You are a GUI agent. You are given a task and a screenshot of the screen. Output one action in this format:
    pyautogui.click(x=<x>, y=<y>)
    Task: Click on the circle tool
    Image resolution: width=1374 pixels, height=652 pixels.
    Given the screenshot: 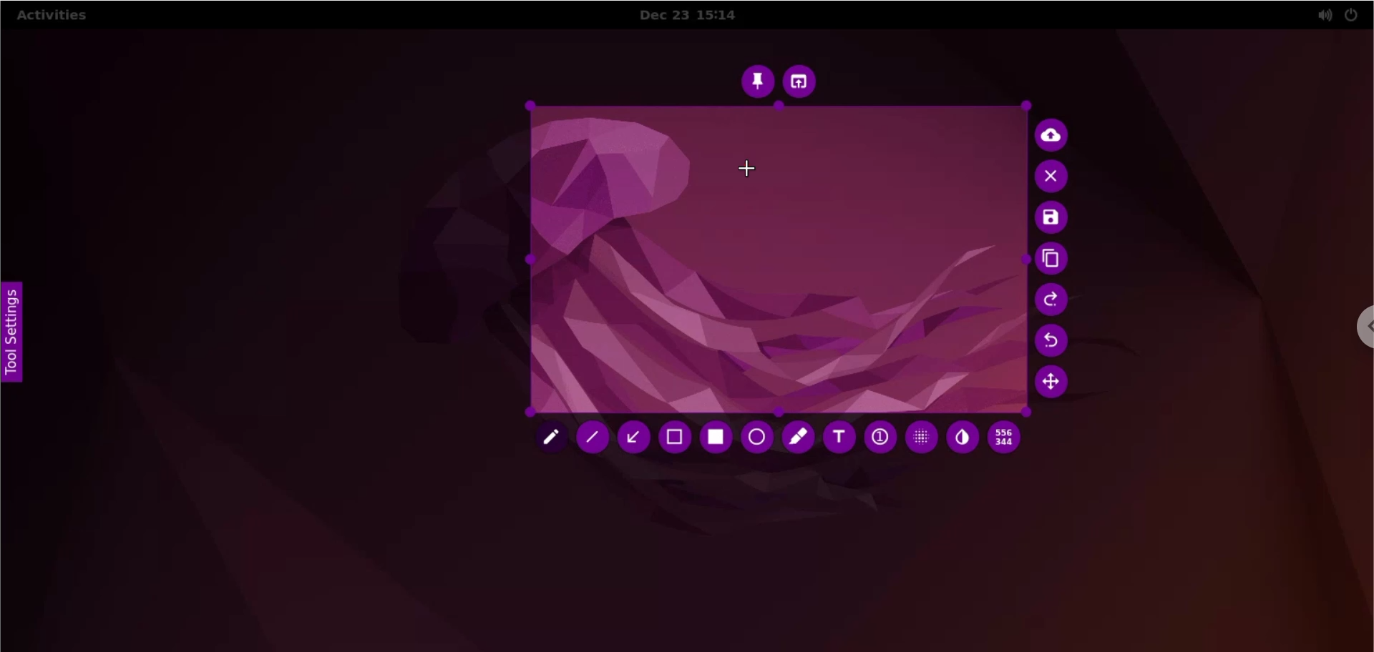 What is the action you would take?
    pyautogui.click(x=756, y=437)
    